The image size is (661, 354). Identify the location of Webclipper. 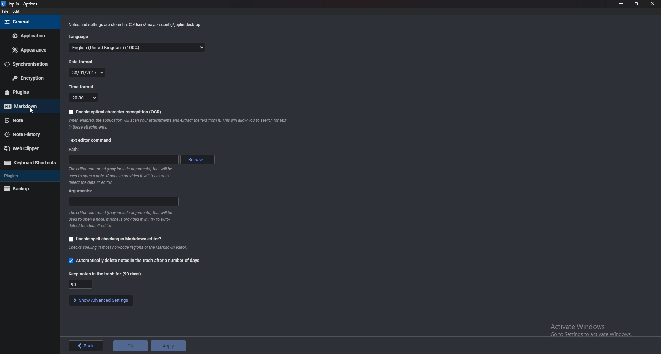
(27, 148).